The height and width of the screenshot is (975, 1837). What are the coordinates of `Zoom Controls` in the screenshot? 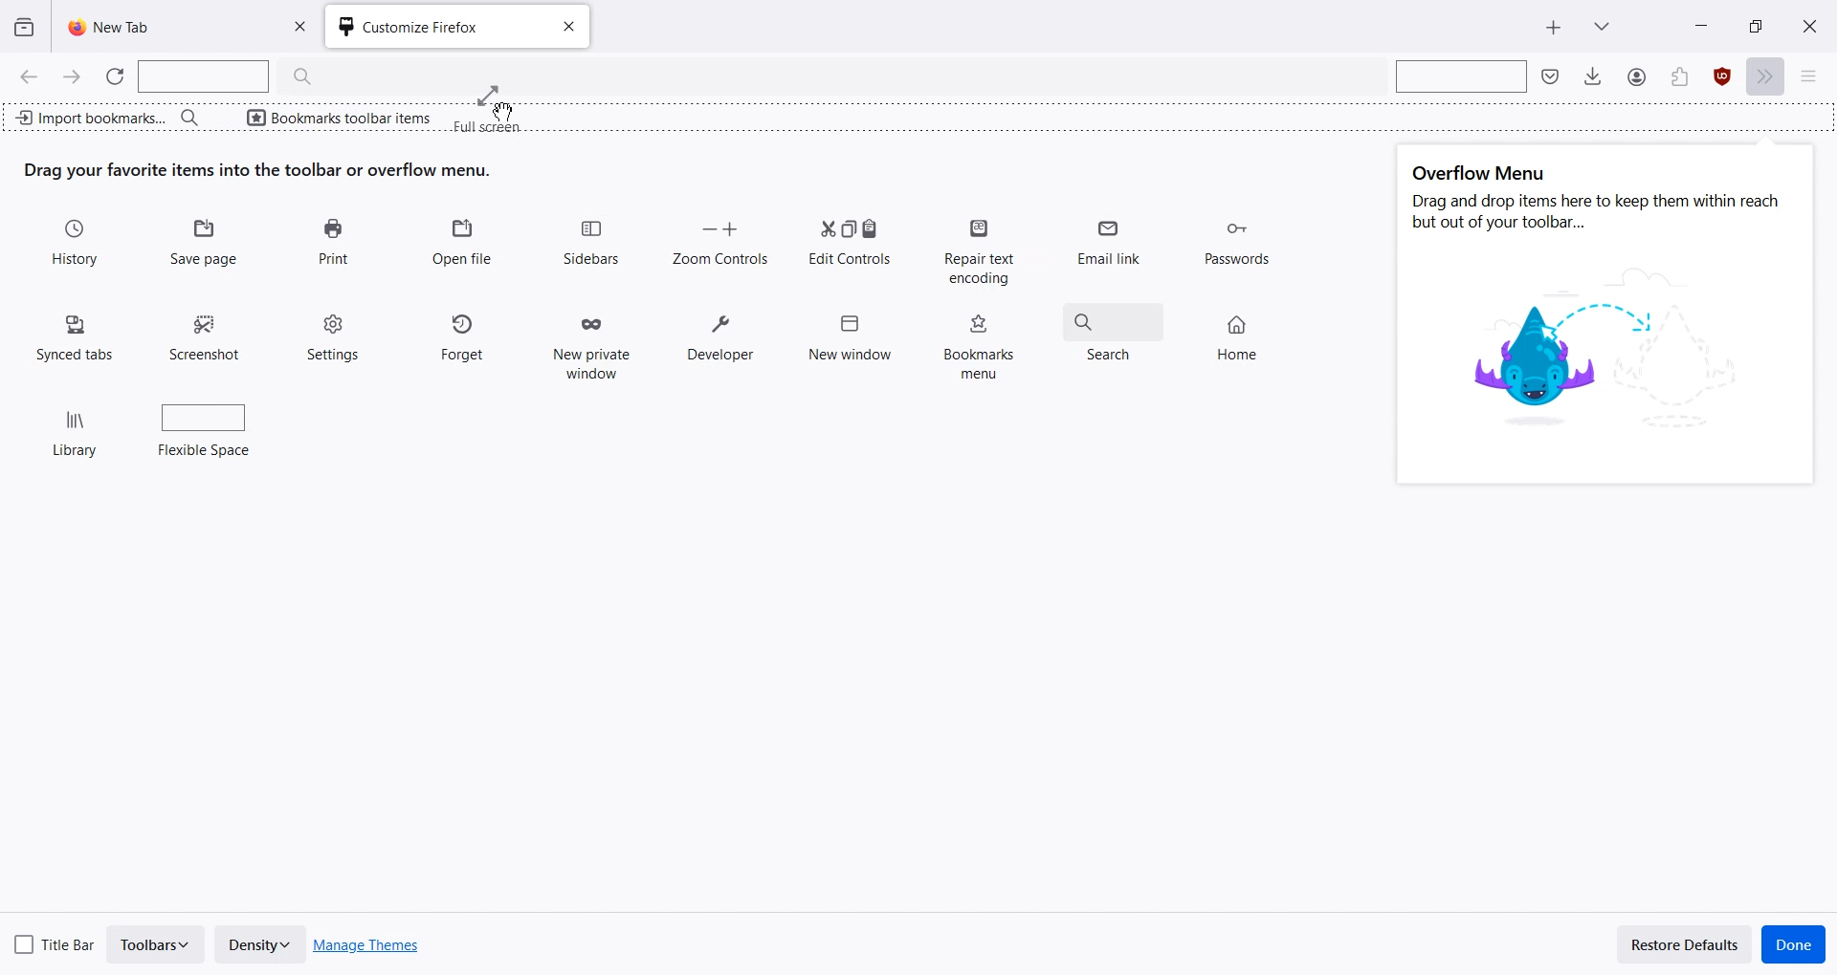 It's located at (719, 241).